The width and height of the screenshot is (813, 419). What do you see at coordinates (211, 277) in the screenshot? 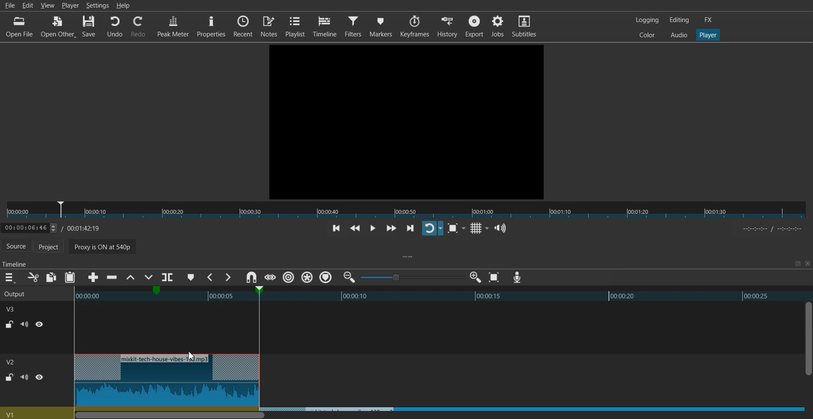
I see `Previous Marker` at bounding box center [211, 277].